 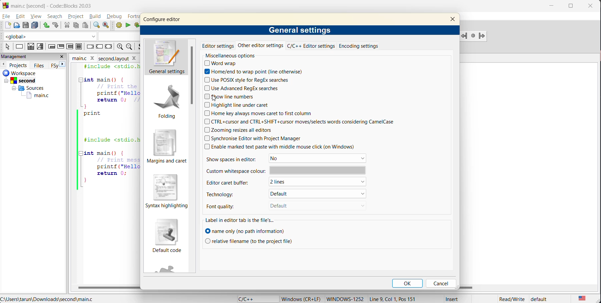 What do you see at coordinates (248, 241) in the screenshot?
I see `relative filename to the project file` at bounding box center [248, 241].